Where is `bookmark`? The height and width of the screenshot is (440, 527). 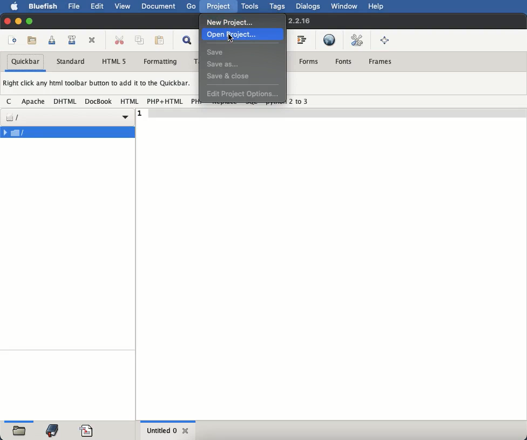 bookmark is located at coordinates (53, 430).